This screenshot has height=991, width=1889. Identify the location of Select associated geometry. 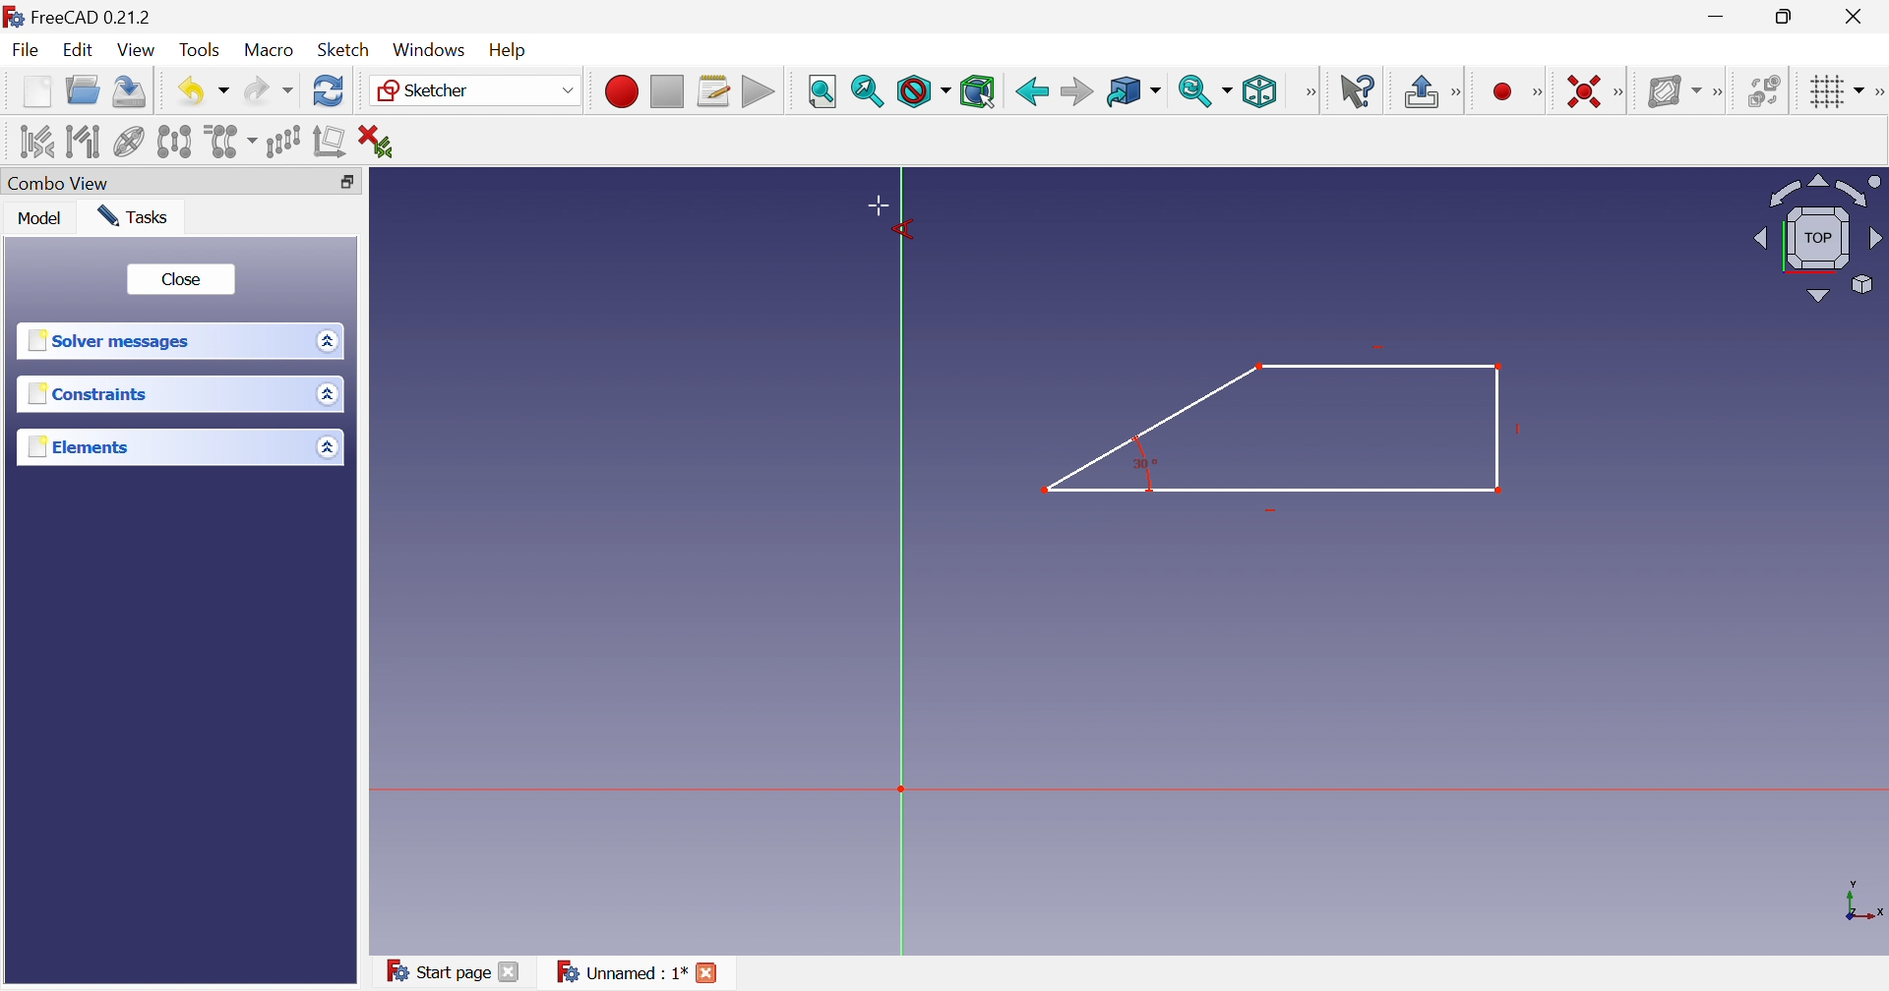
(82, 141).